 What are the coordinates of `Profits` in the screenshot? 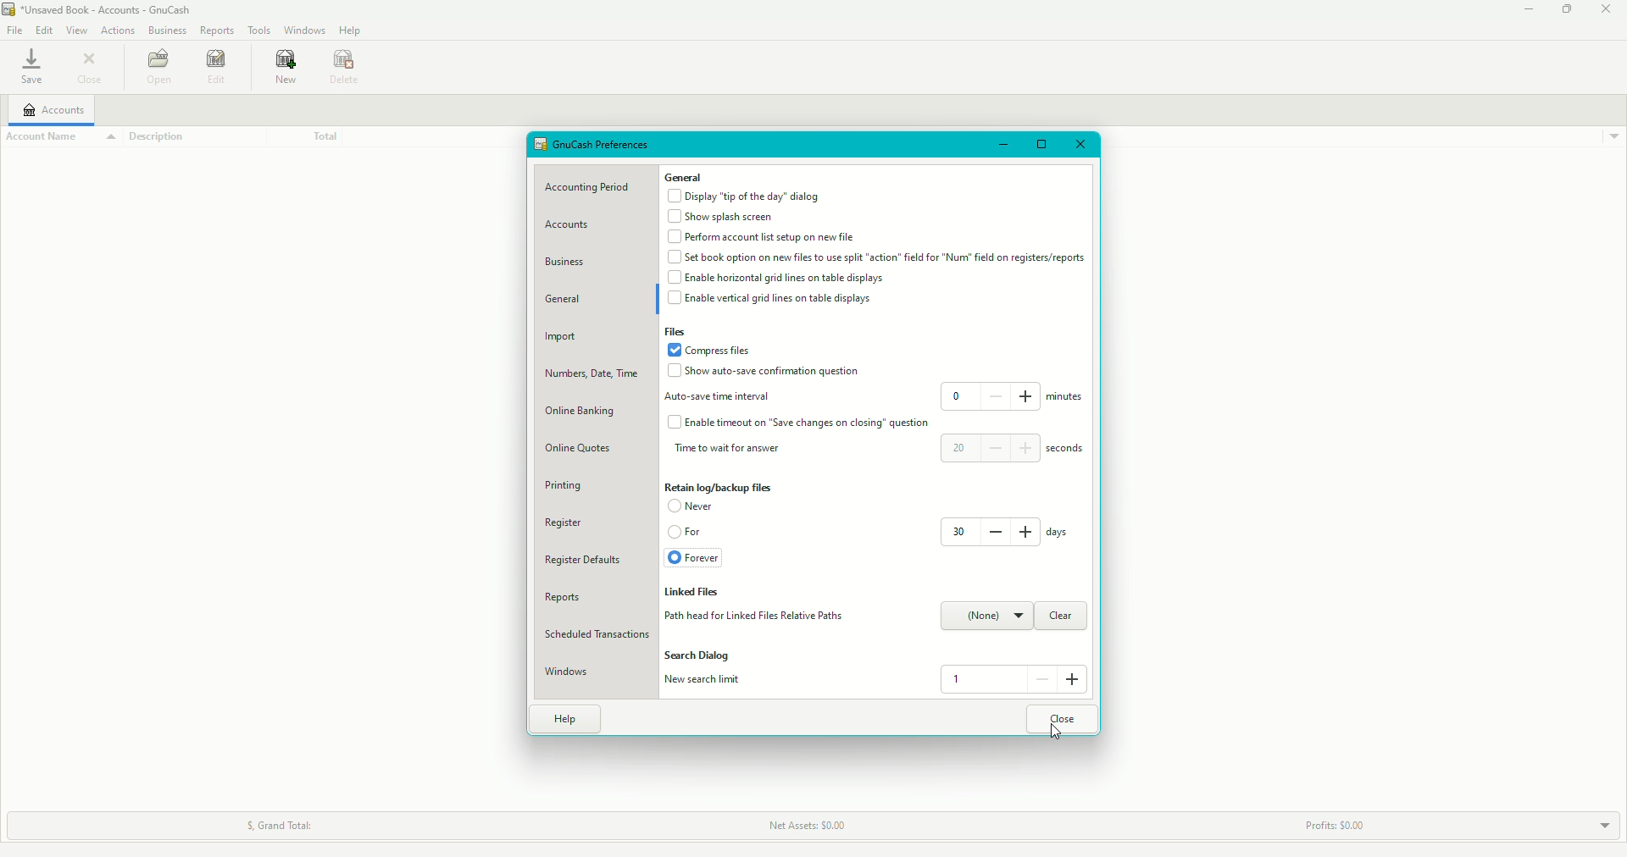 It's located at (1326, 826).